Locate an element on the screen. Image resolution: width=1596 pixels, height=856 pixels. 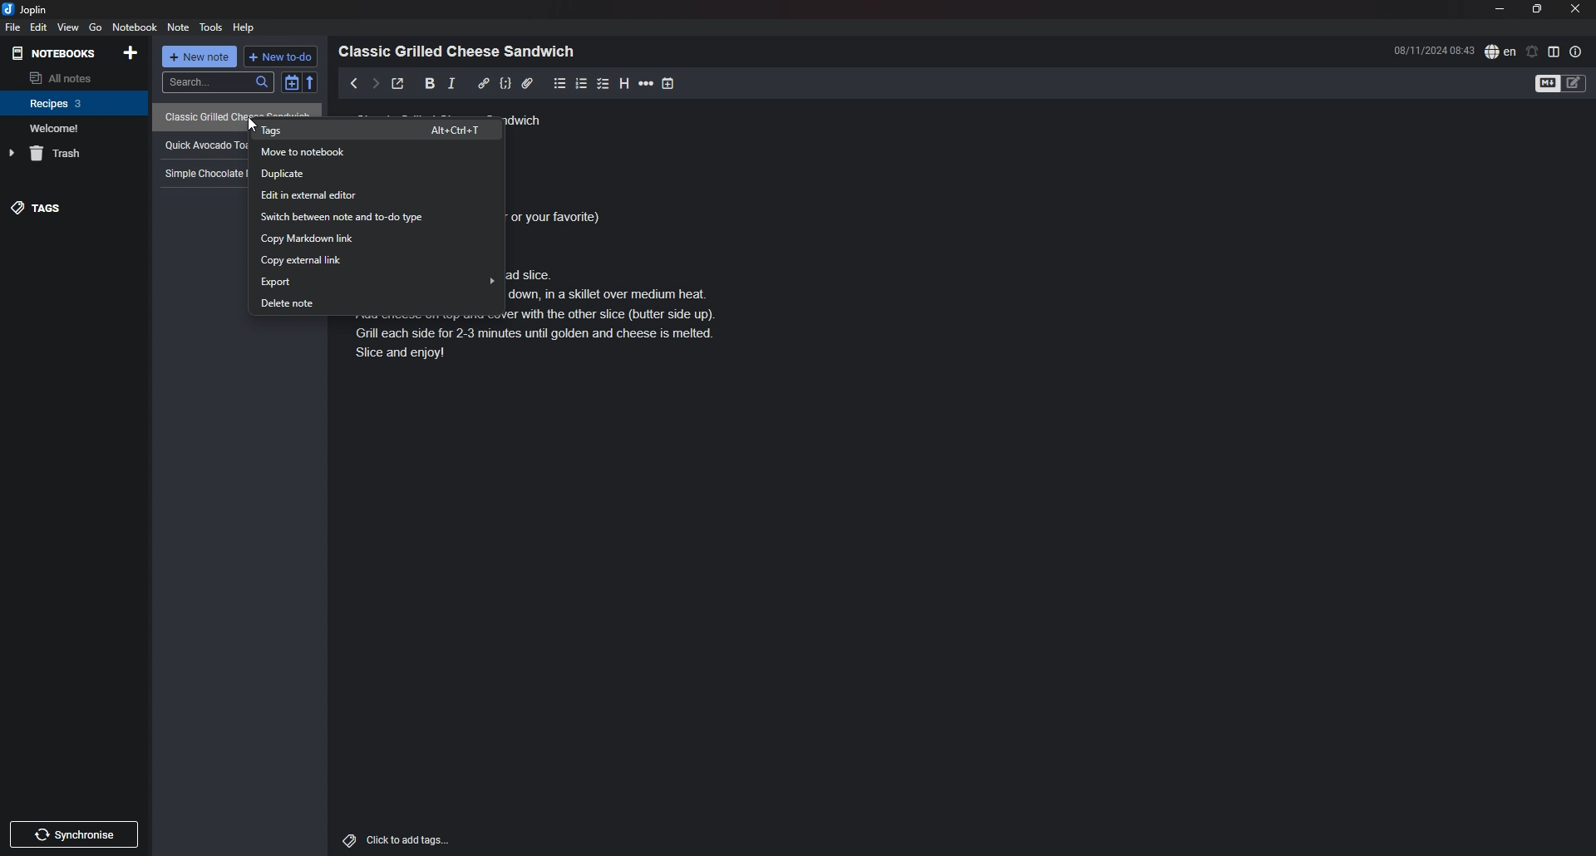
copy external link is located at coordinates (379, 261).